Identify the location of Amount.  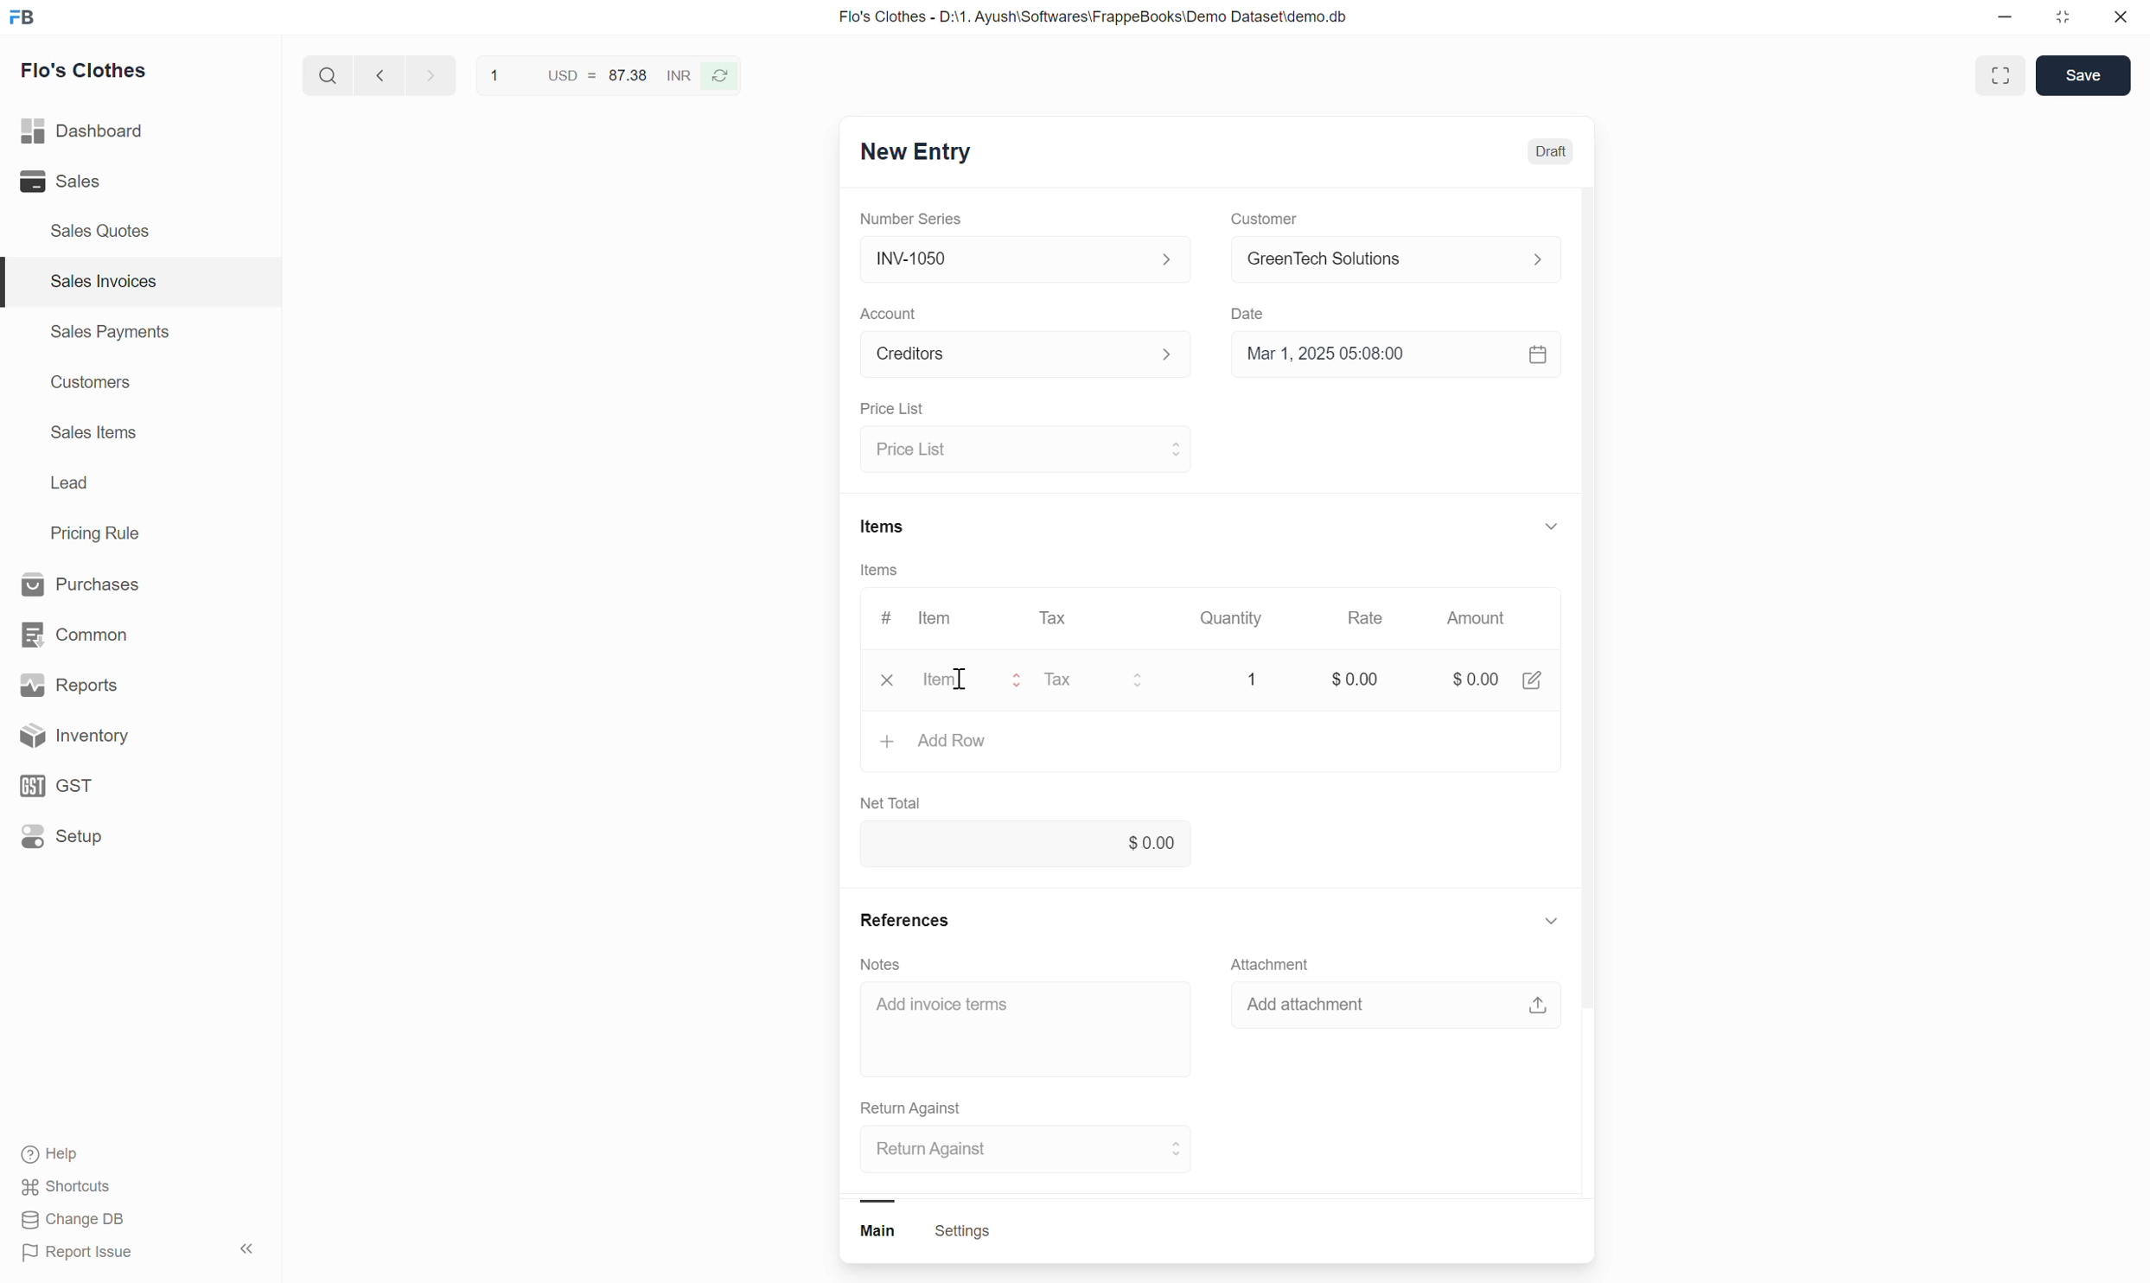
(1475, 619).